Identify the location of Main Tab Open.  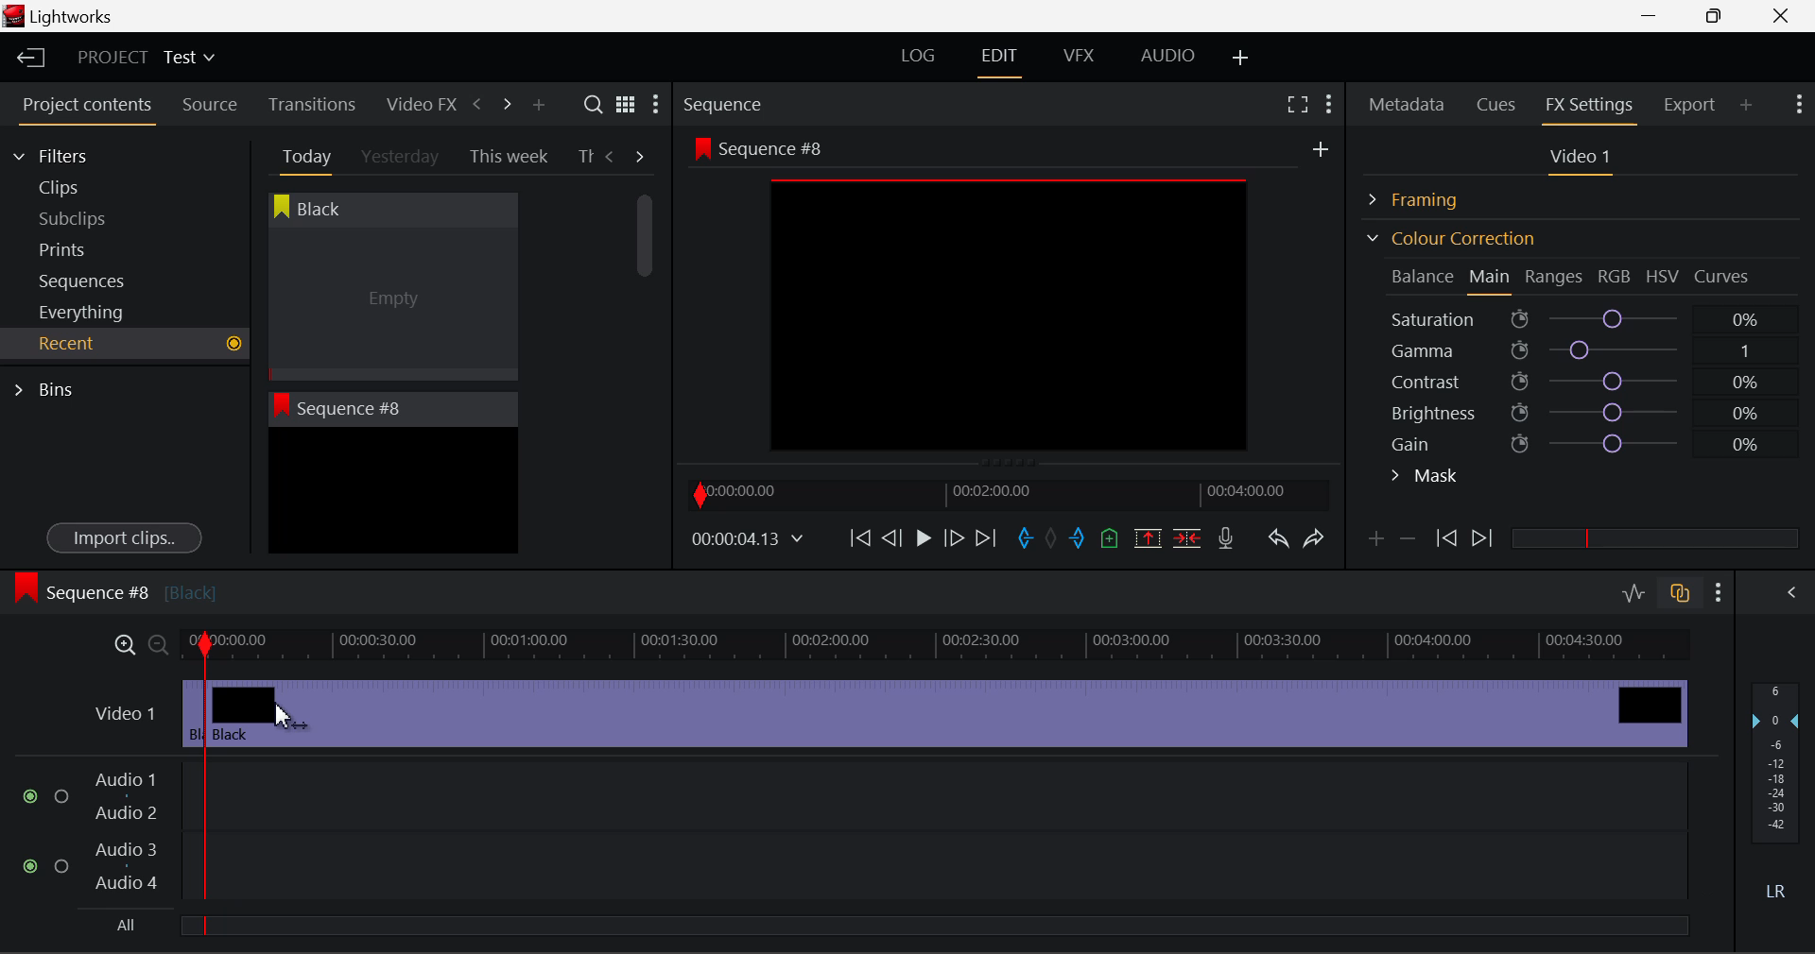
(1491, 279).